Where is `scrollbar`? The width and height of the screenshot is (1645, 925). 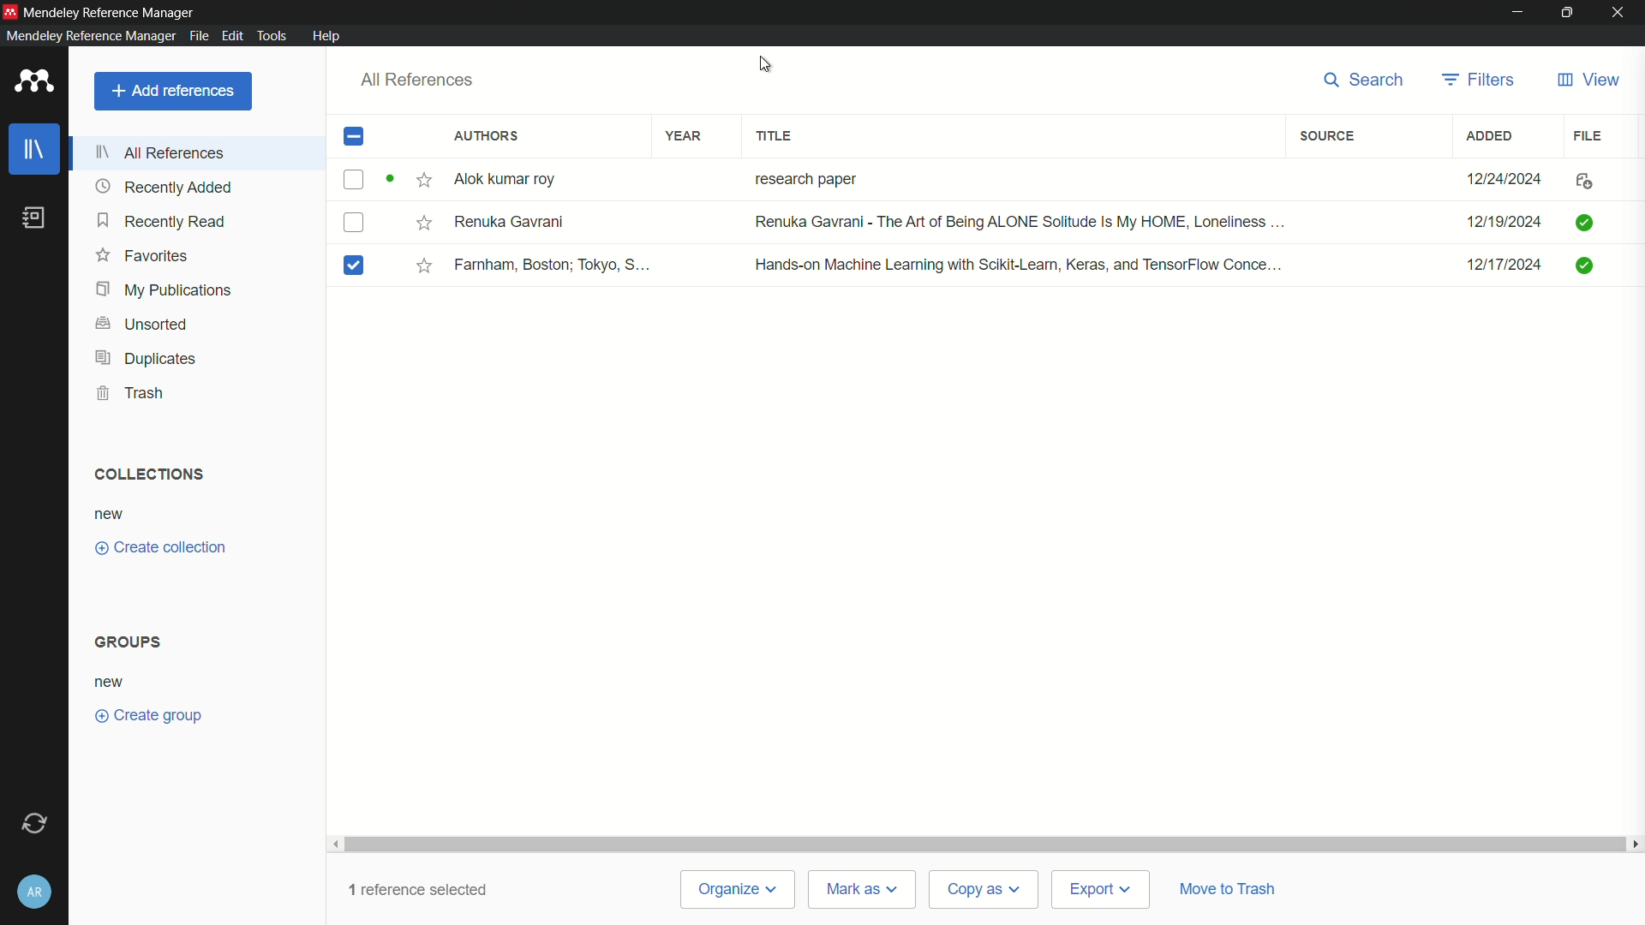
scrollbar is located at coordinates (986, 844).